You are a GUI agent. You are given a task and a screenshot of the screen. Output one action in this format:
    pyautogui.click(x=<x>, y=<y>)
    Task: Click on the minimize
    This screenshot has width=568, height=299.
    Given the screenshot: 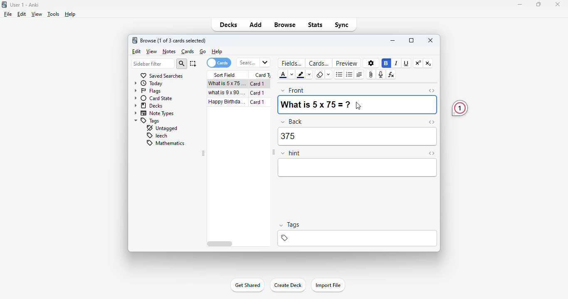 What is the action you would take?
    pyautogui.click(x=520, y=5)
    